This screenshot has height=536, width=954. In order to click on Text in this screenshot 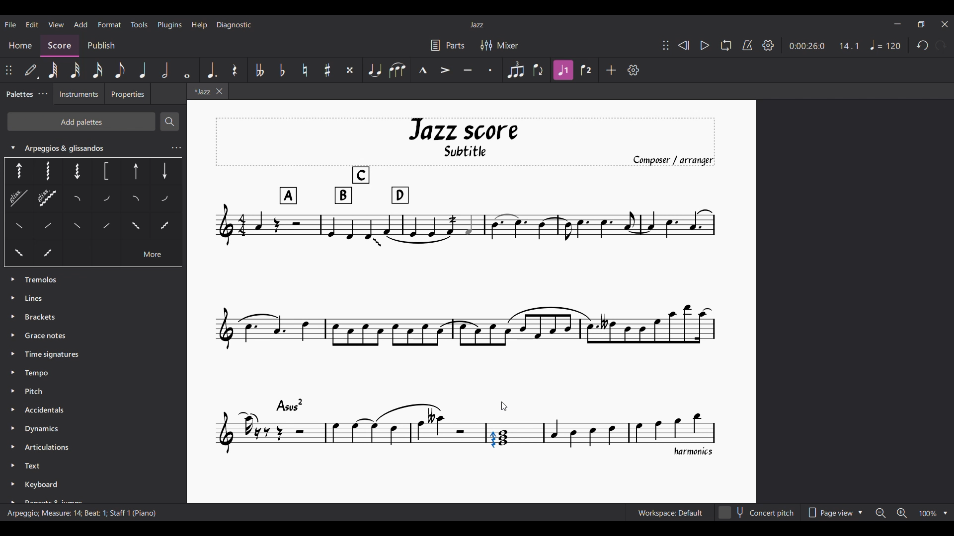, I will do `click(36, 467)`.